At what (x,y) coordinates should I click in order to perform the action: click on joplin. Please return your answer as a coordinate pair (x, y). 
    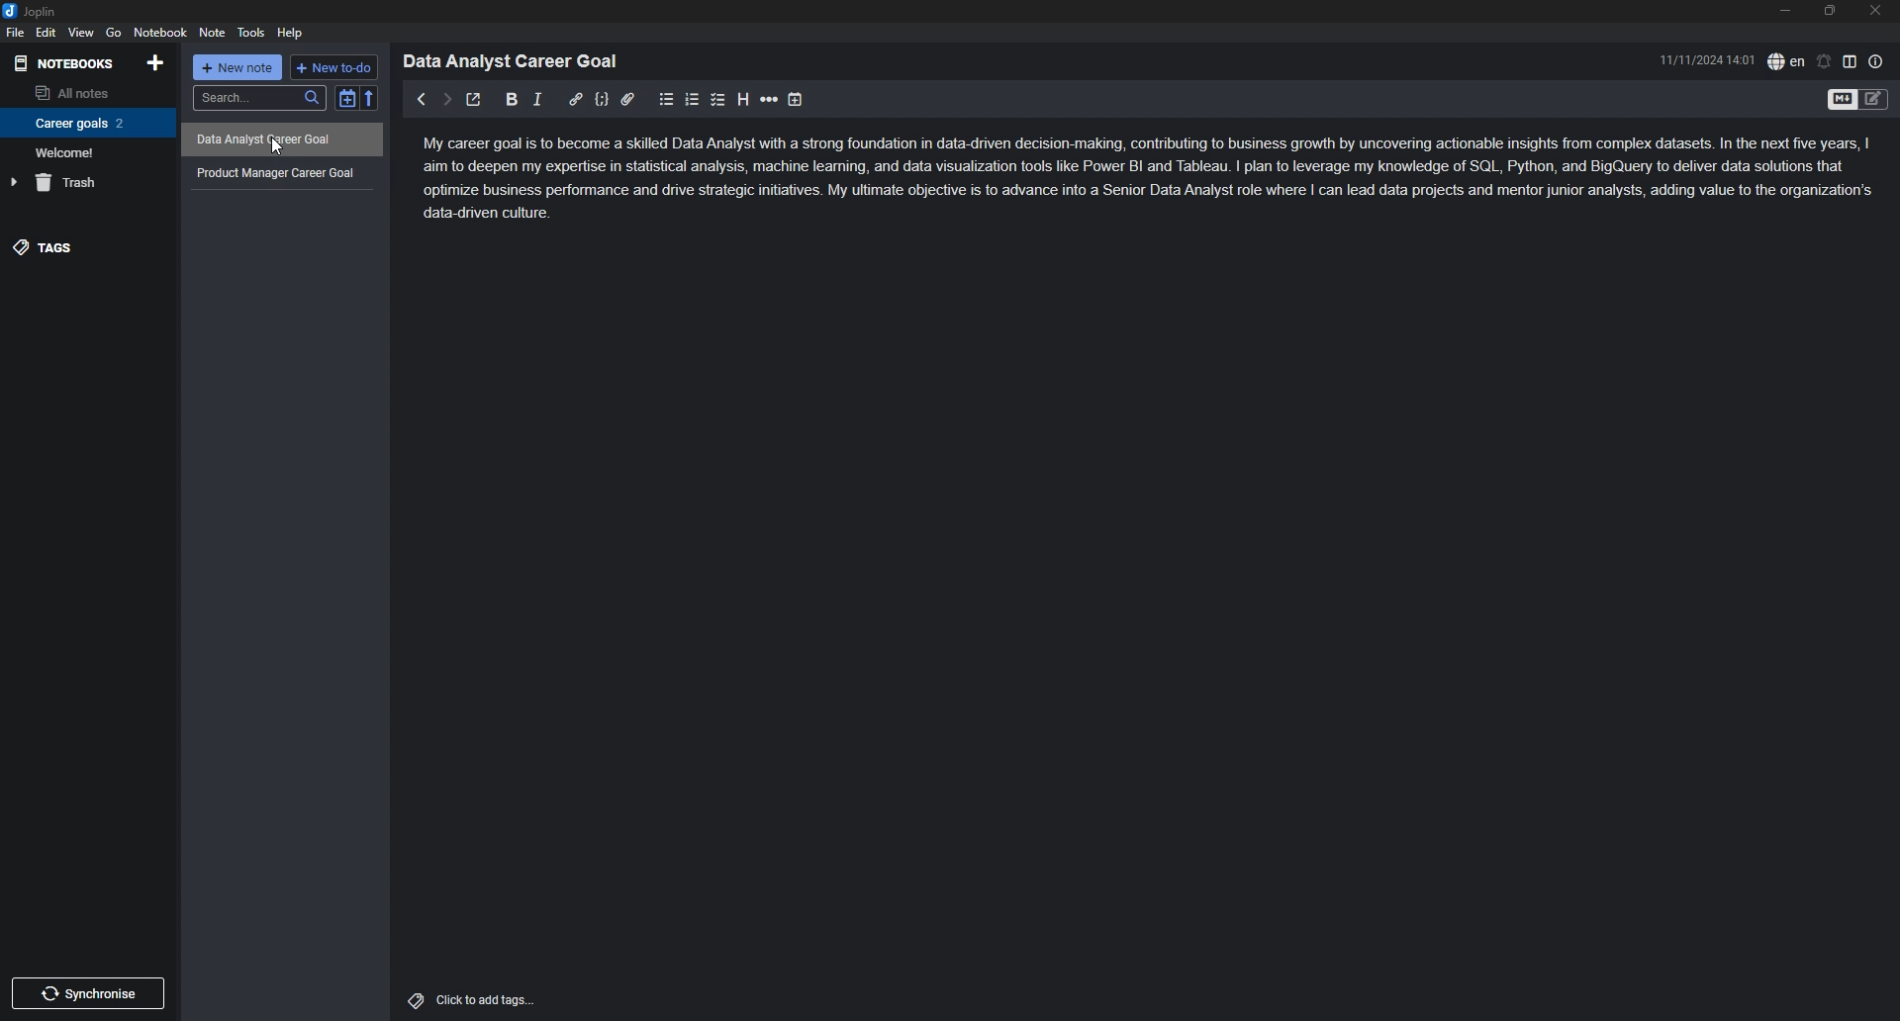
    Looking at the image, I should click on (32, 12).